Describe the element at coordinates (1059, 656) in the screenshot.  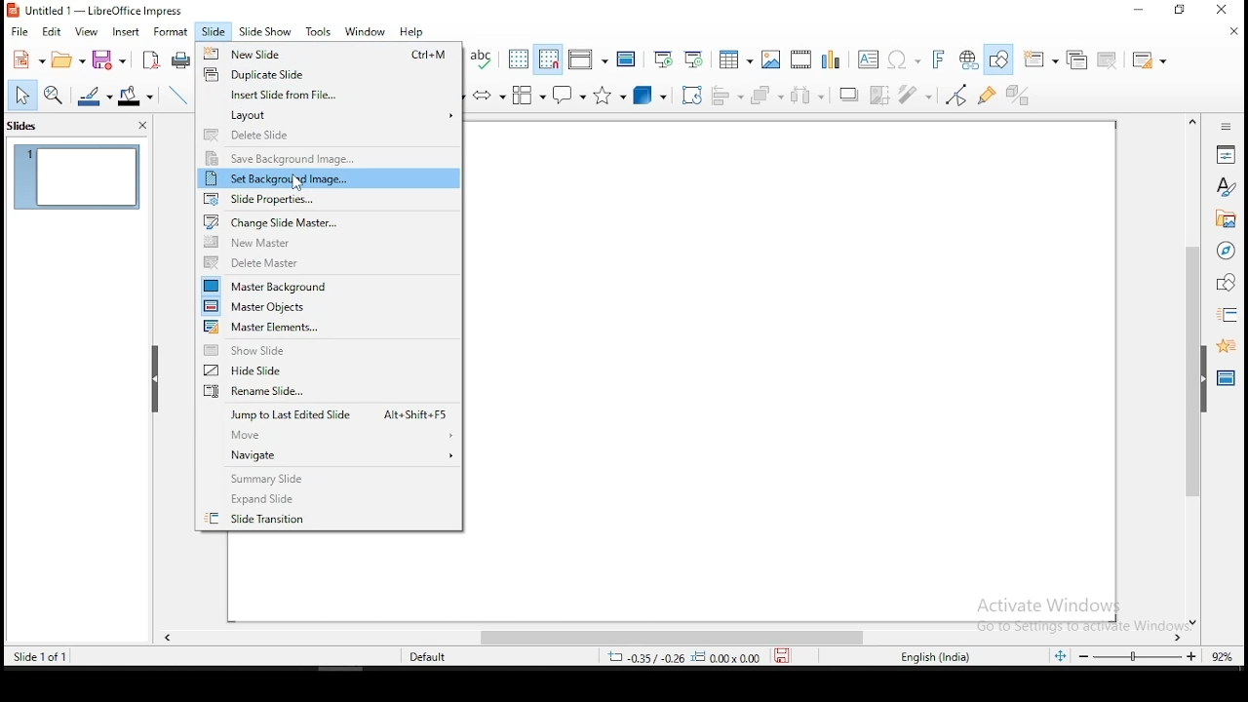
I see `fit to slide` at that location.